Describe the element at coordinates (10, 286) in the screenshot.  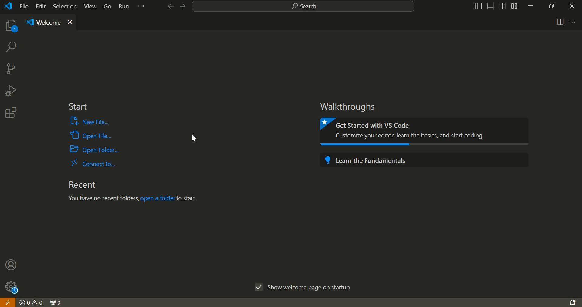
I see `manage` at that location.